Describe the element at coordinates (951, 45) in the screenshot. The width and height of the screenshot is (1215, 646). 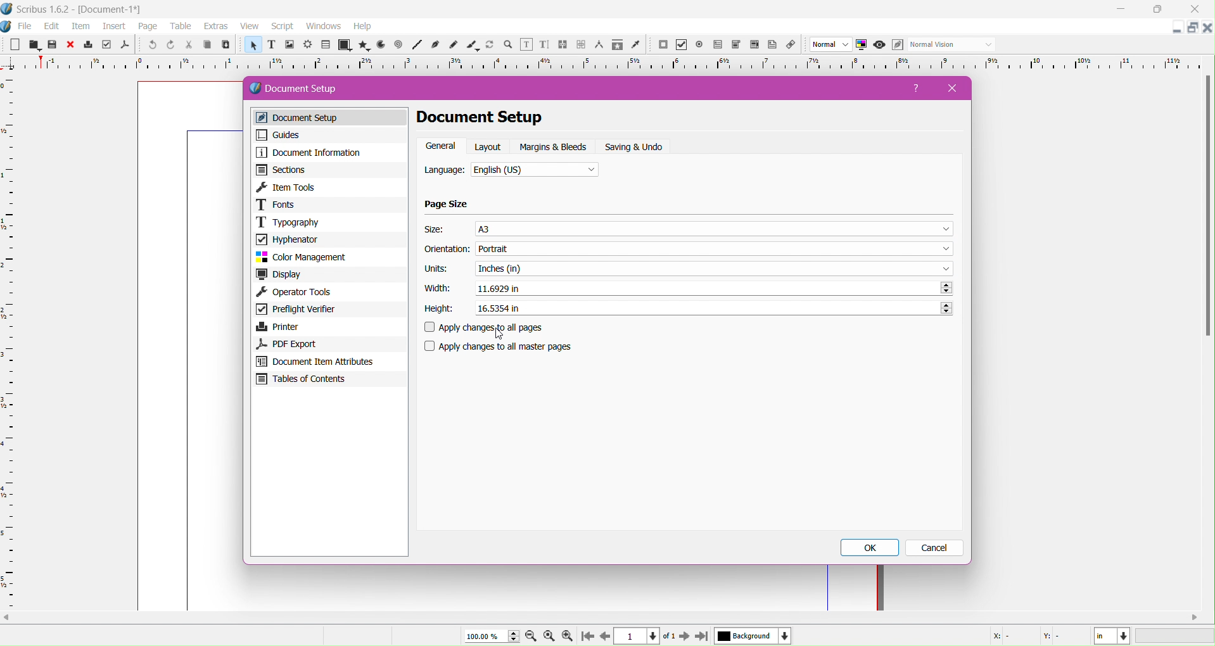
I see `visual appearance of the display` at that location.